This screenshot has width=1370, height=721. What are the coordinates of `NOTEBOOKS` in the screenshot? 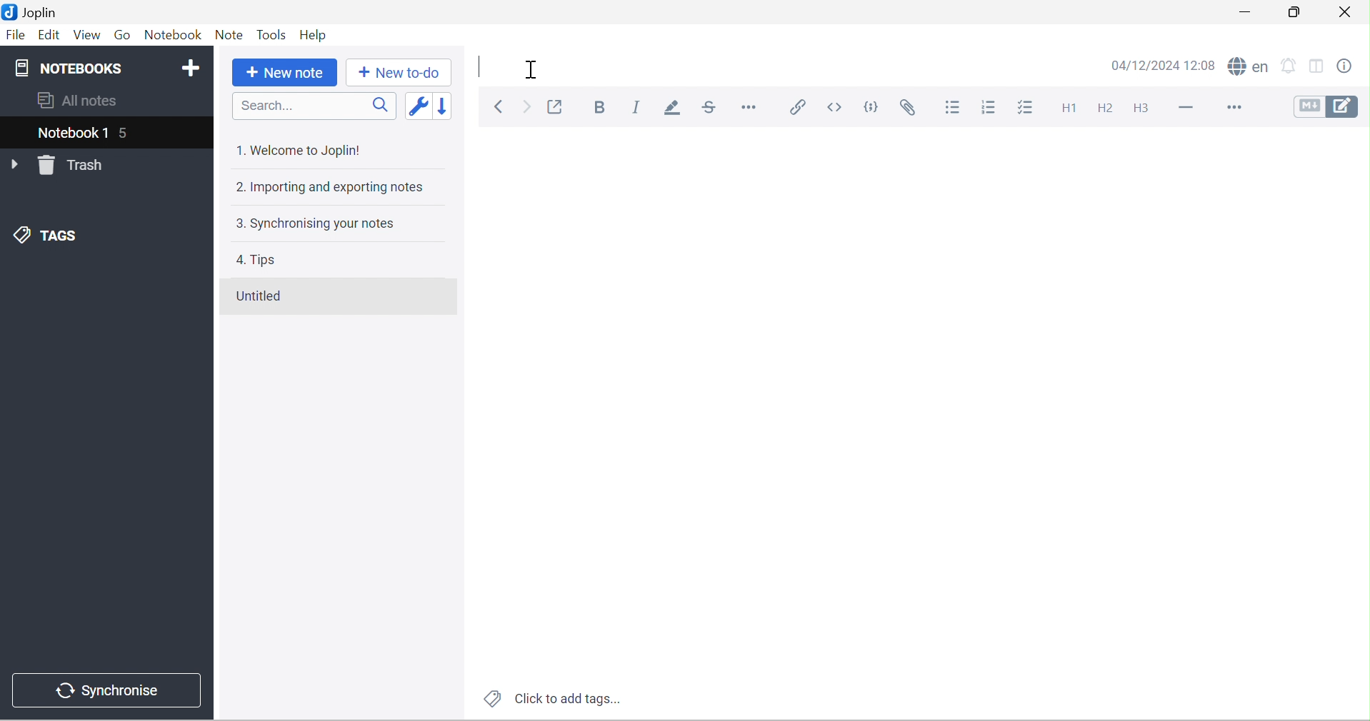 It's located at (72, 68).